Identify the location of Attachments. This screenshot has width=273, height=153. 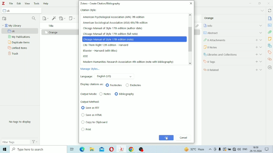
(198, 26).